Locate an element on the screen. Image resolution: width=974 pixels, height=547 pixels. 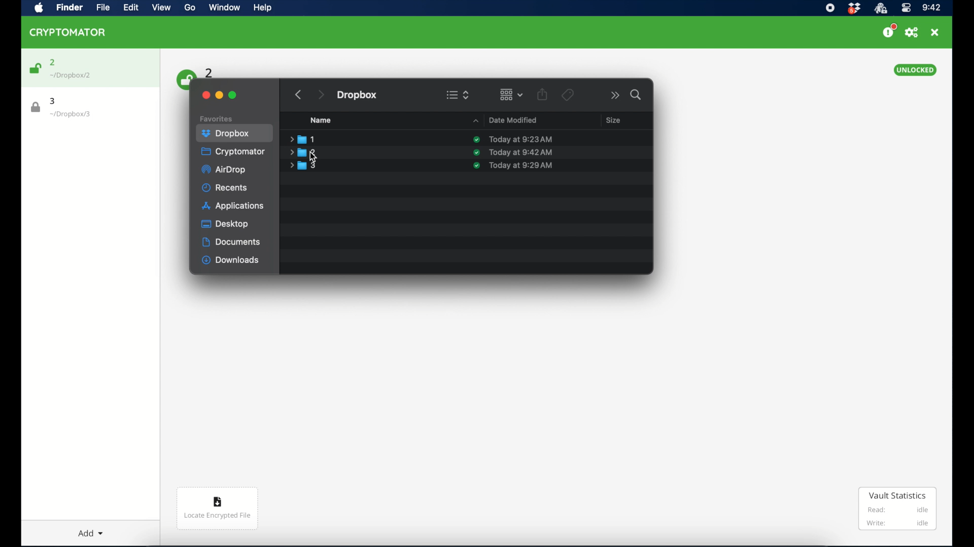
recents is located at coordinates (225, 187).